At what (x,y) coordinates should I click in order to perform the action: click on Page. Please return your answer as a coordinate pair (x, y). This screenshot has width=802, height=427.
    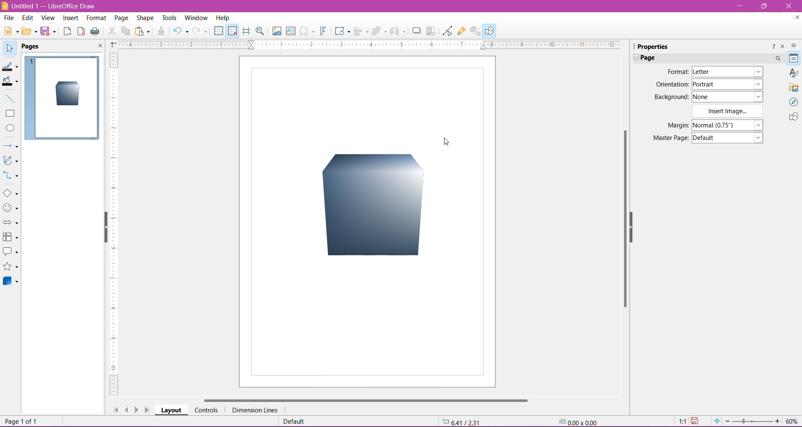
    Looking at the image, I should click on (121, 19).